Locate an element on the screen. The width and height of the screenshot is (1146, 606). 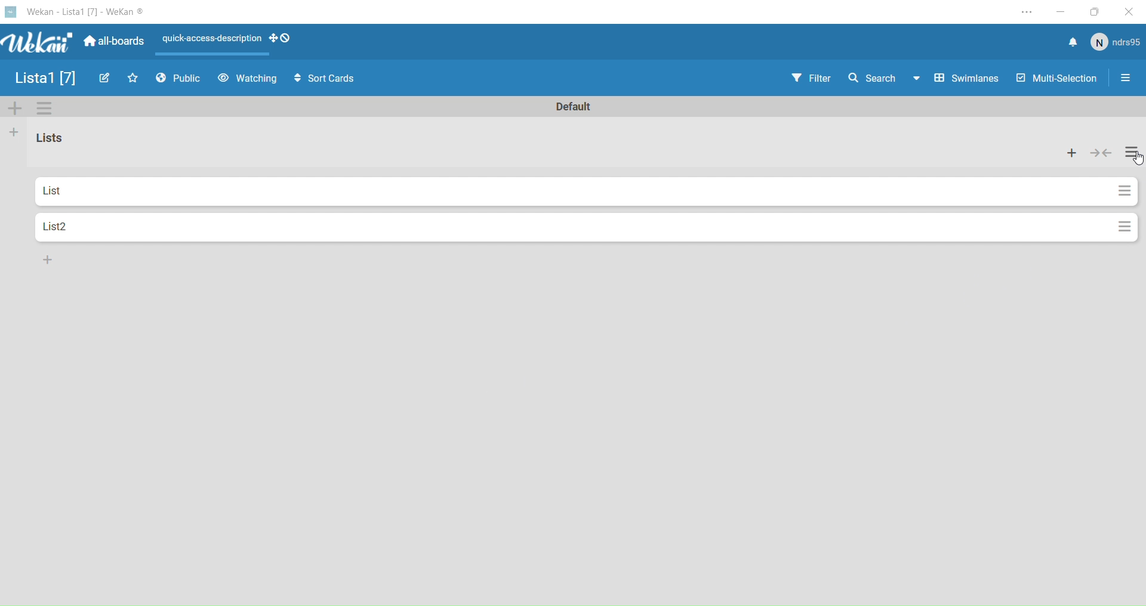
add is located at coordinates (1073, 153).